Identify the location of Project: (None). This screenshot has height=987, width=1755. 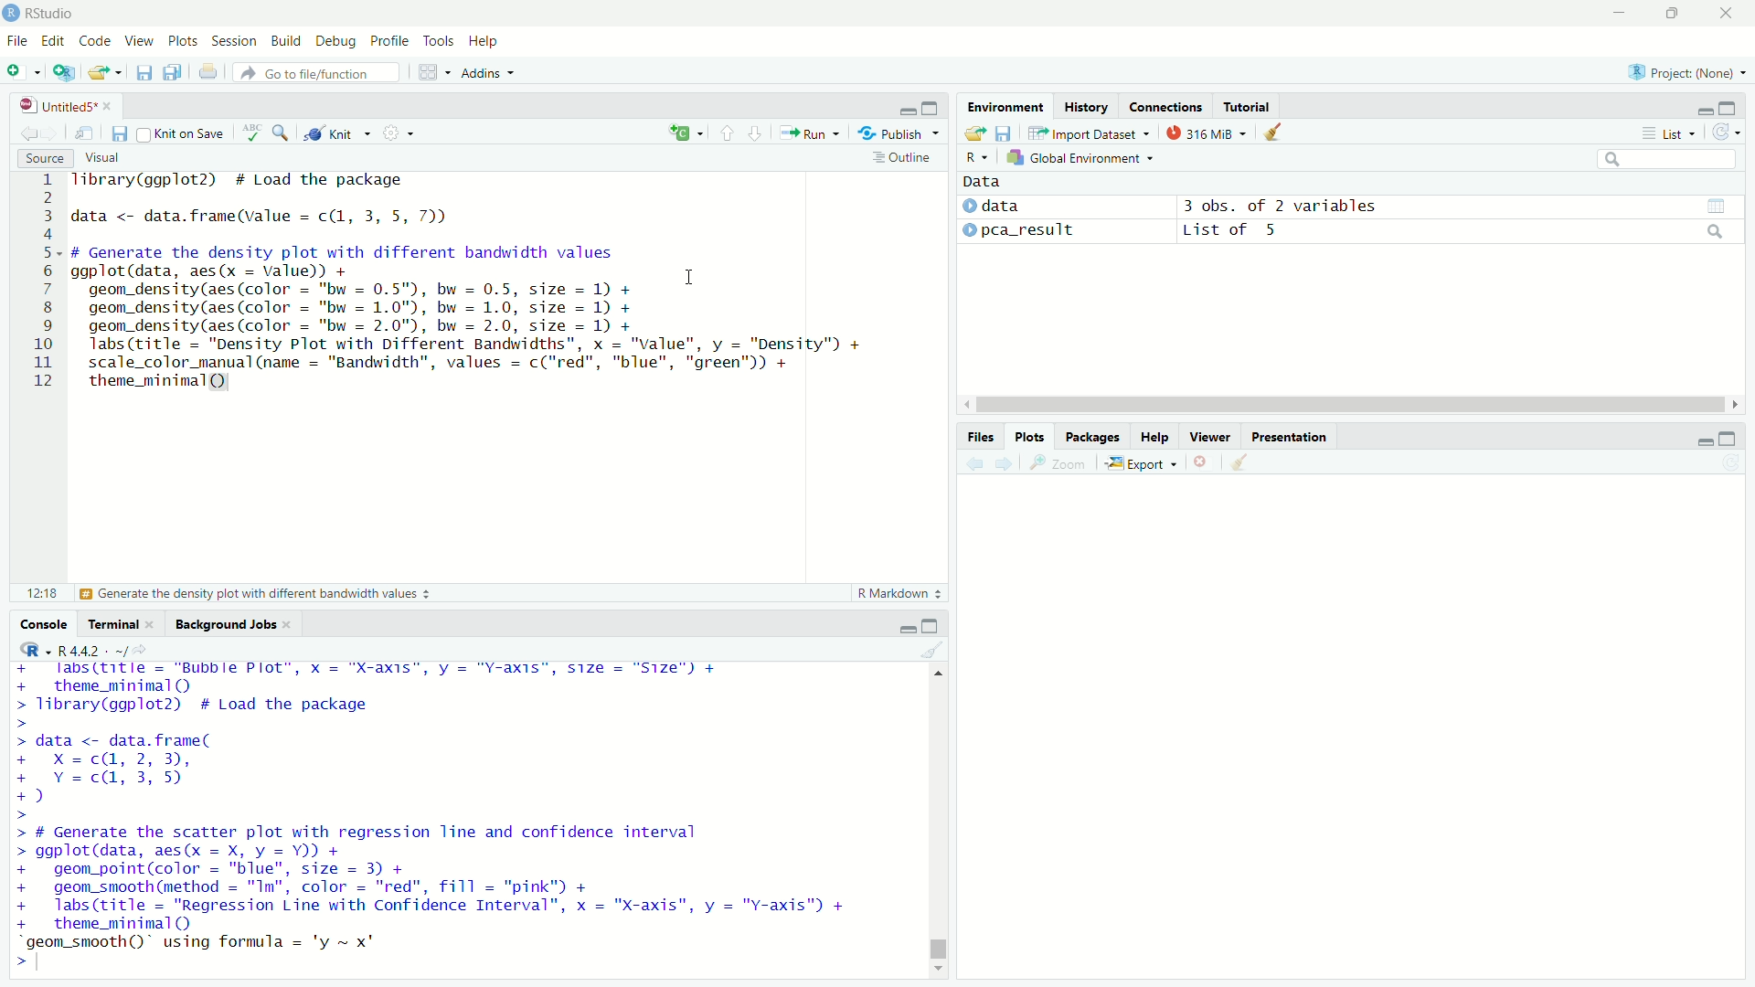
(1686, 70).